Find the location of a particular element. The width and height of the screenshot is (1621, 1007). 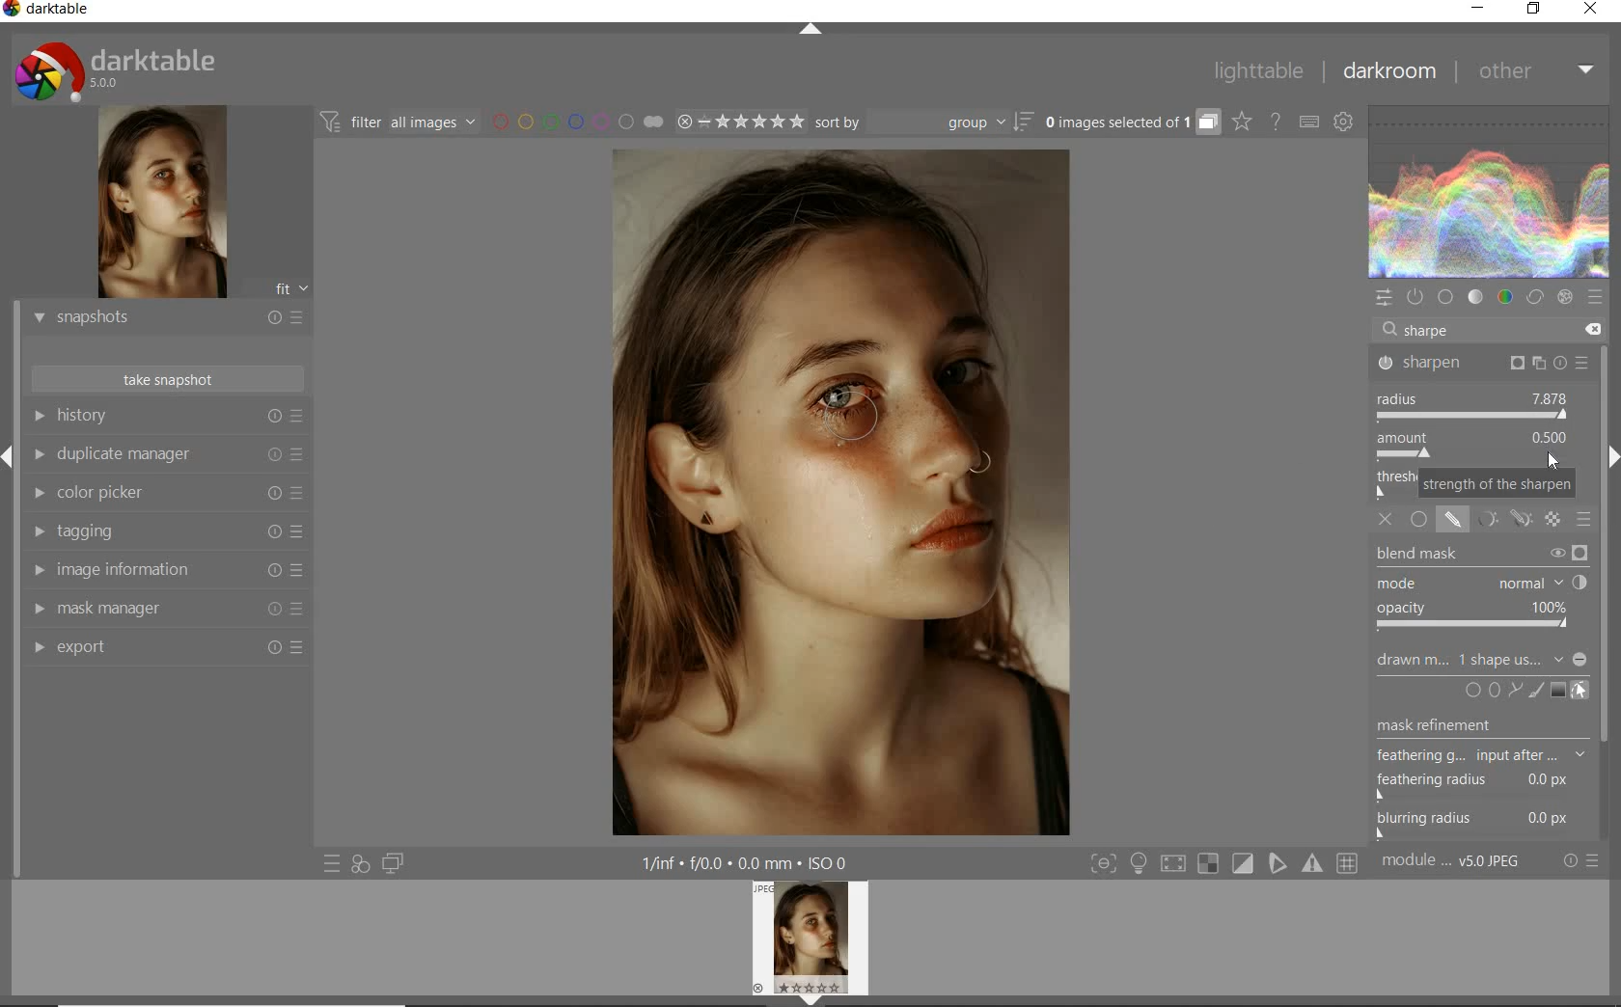

range rating of selected images is located at coordinates (739, 123).